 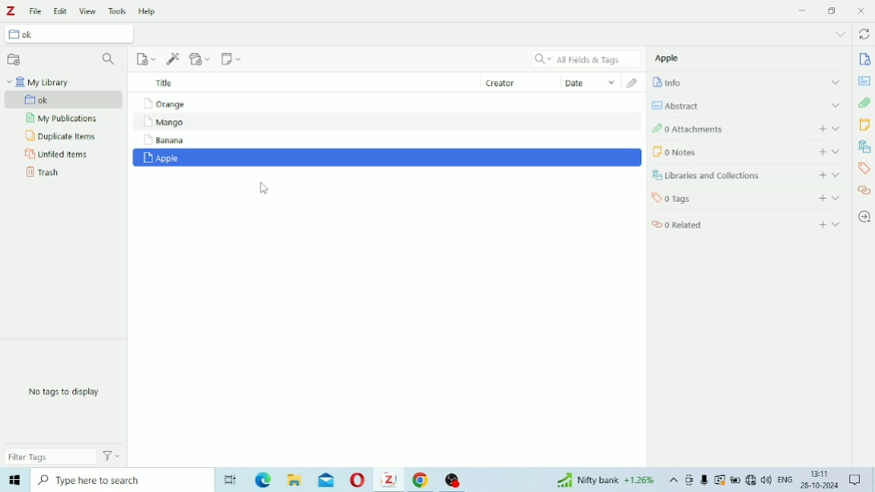 What do you see at coordinates (821, 223) in the screenshot?
I see `add` at bounding box center [821, 223].